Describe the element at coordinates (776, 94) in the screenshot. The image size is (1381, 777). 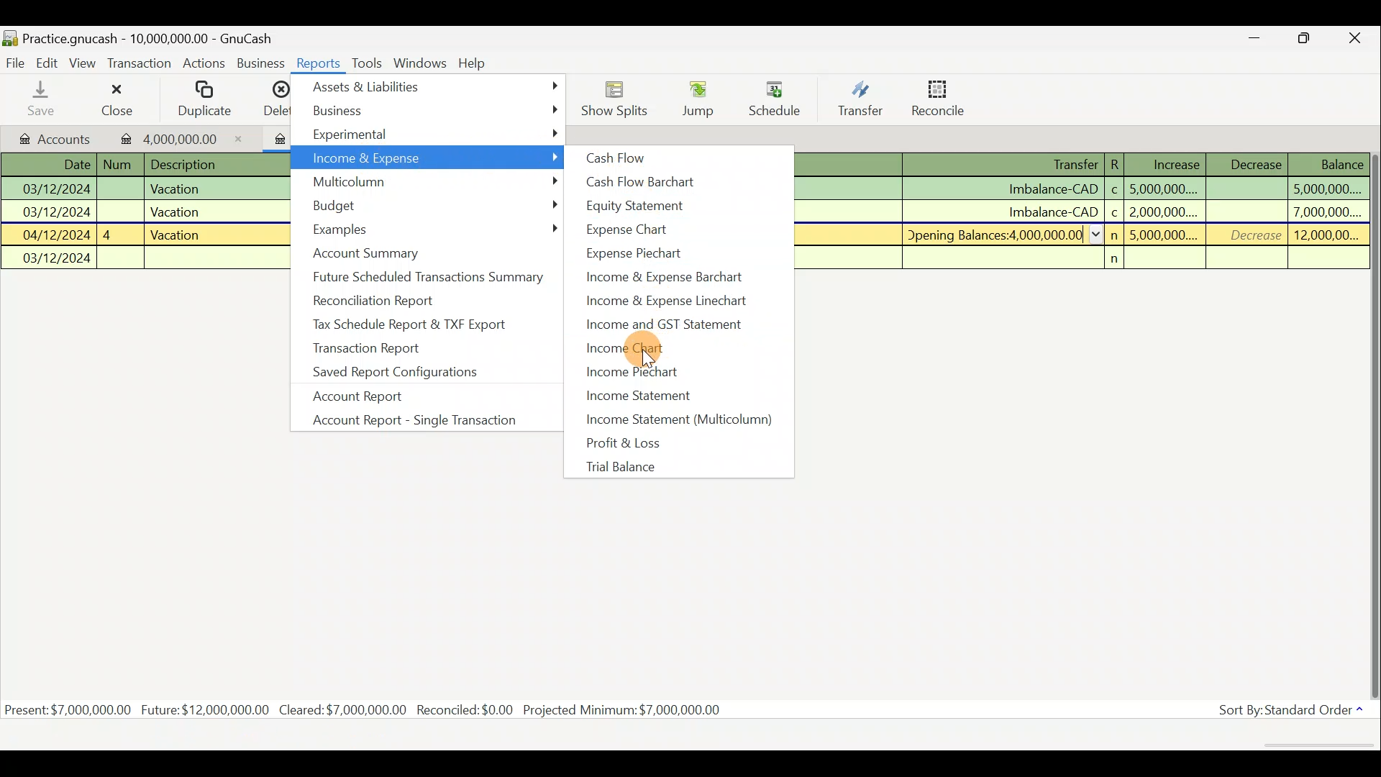
I see `Schedule` at that location.